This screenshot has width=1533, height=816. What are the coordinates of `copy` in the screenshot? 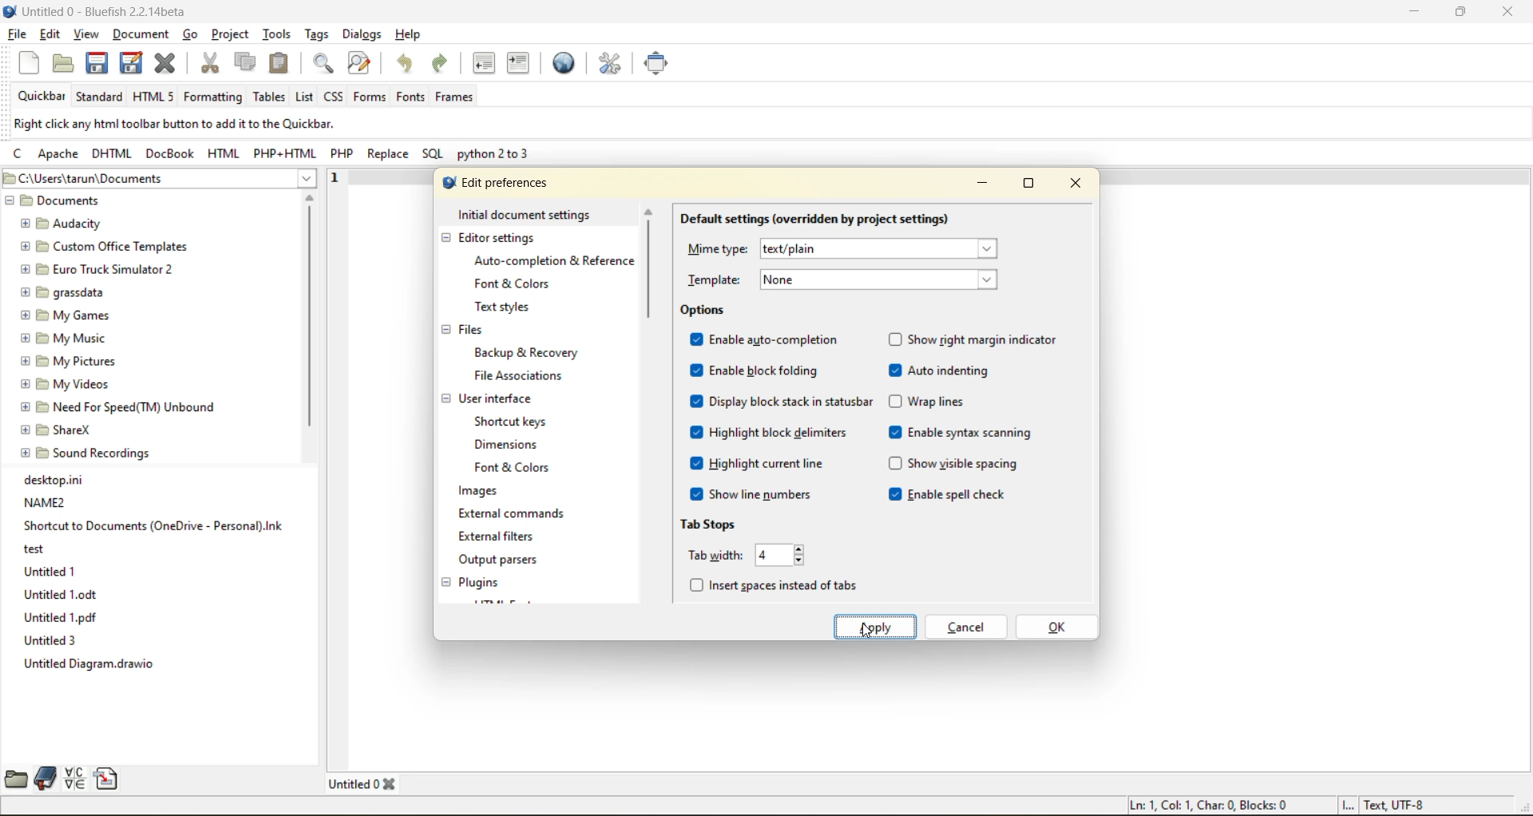 It's located at (245, 62).